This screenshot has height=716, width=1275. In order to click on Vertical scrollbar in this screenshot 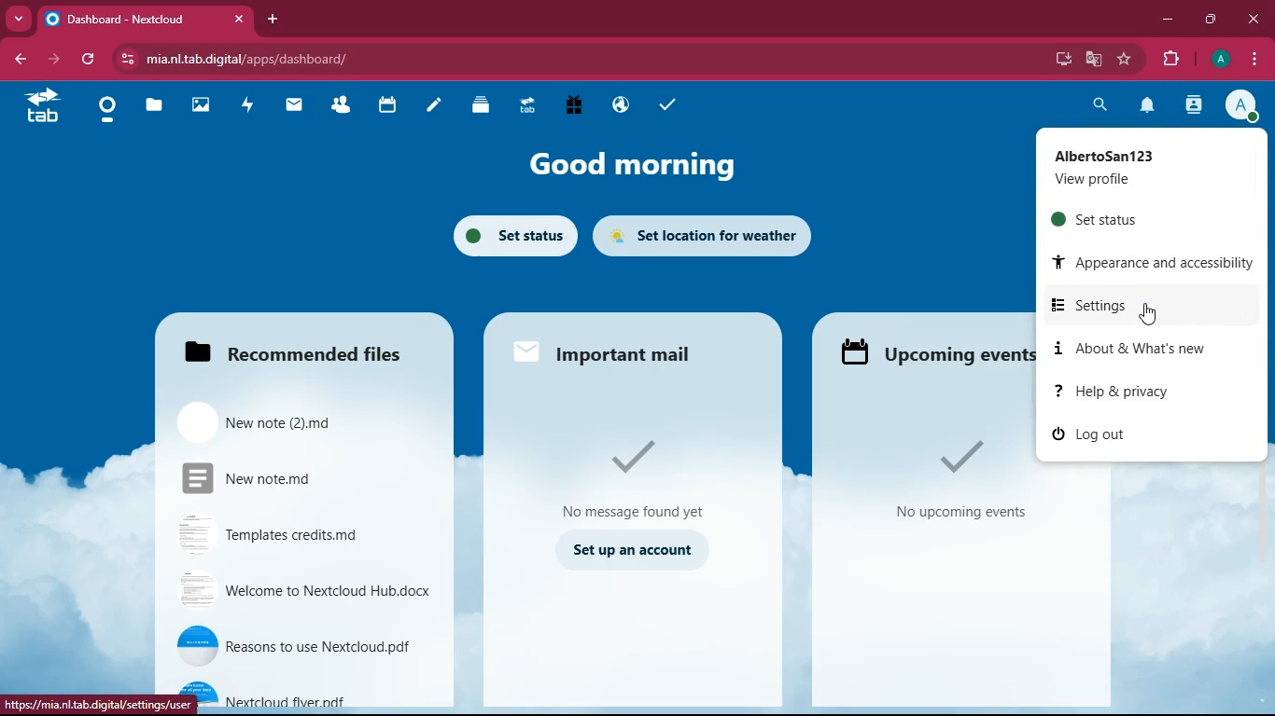, I will do `click(1264, 351)`.